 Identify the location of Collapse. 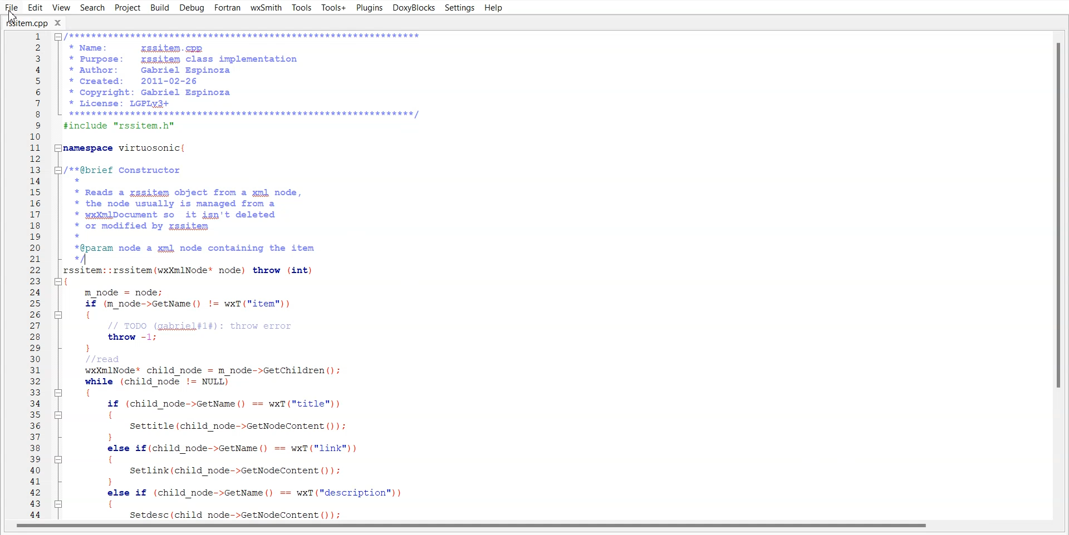
(58, 503).